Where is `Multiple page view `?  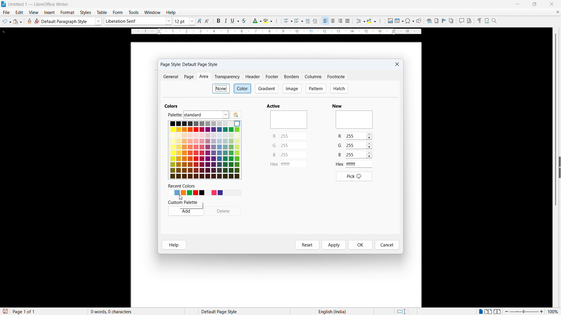
Multiple page view  is located at coordinates (489, 311).